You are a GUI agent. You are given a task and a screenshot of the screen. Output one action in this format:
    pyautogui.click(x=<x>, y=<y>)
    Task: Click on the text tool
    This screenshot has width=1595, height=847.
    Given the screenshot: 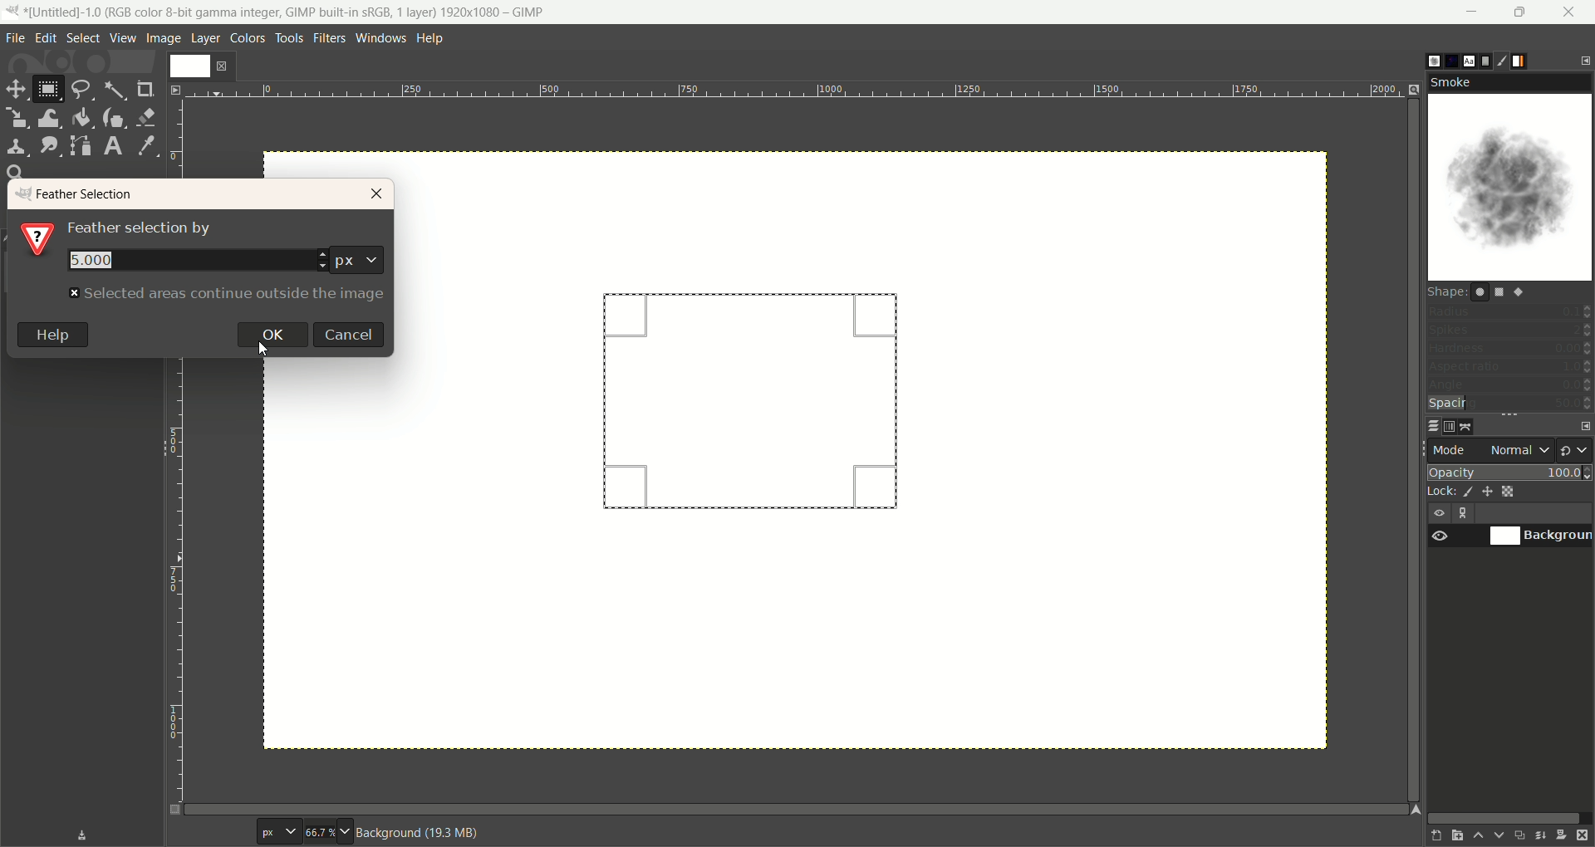 What is the action you would take?
    pyautogui.click(x=110, y=146)
    